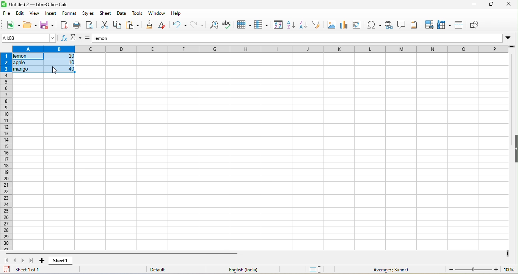 The height and width of the screenshot is (274, 518). Describe the element at coordinates (64, 25) in the screenshot. I see `export directly as pdf` at that location.